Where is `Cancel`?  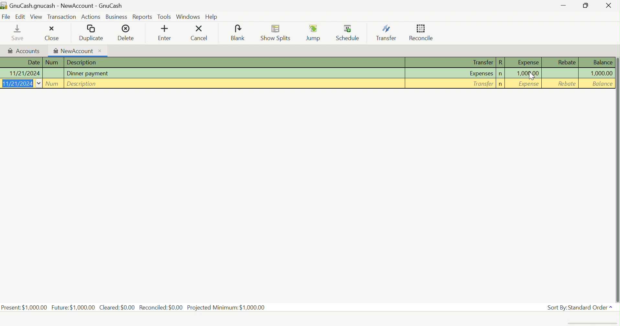 Cancel is located at coordinates (201, 33).